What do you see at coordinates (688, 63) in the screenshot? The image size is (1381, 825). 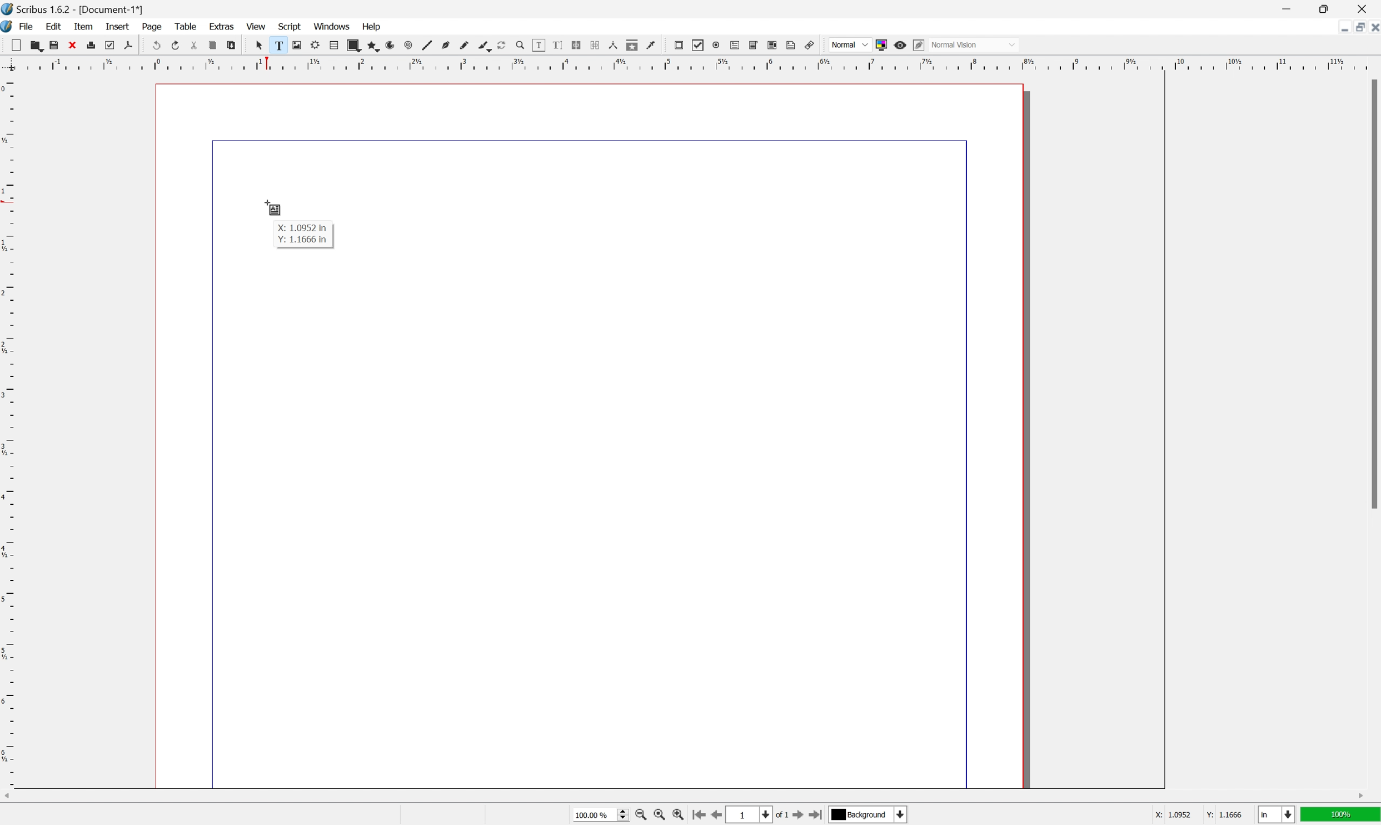 I see `ruler` at bounding box center [688, 63].